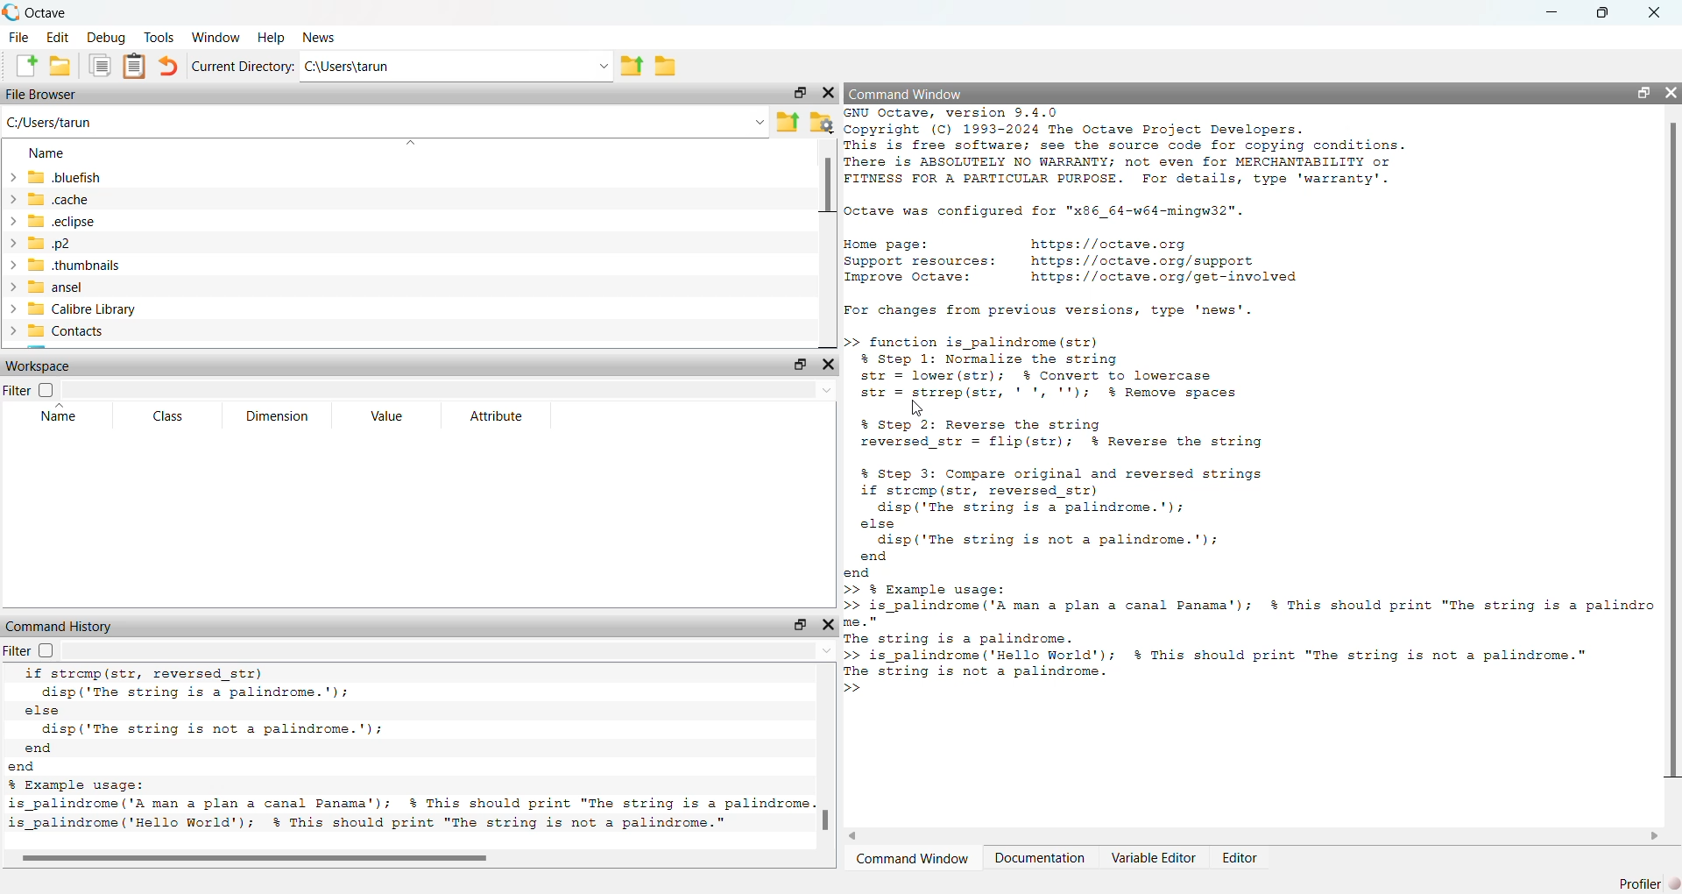 The width and height of the screenshot is (1682, 894). Describe the element at coordinates (18, 35) in the screenshot. I see `file` at that location.